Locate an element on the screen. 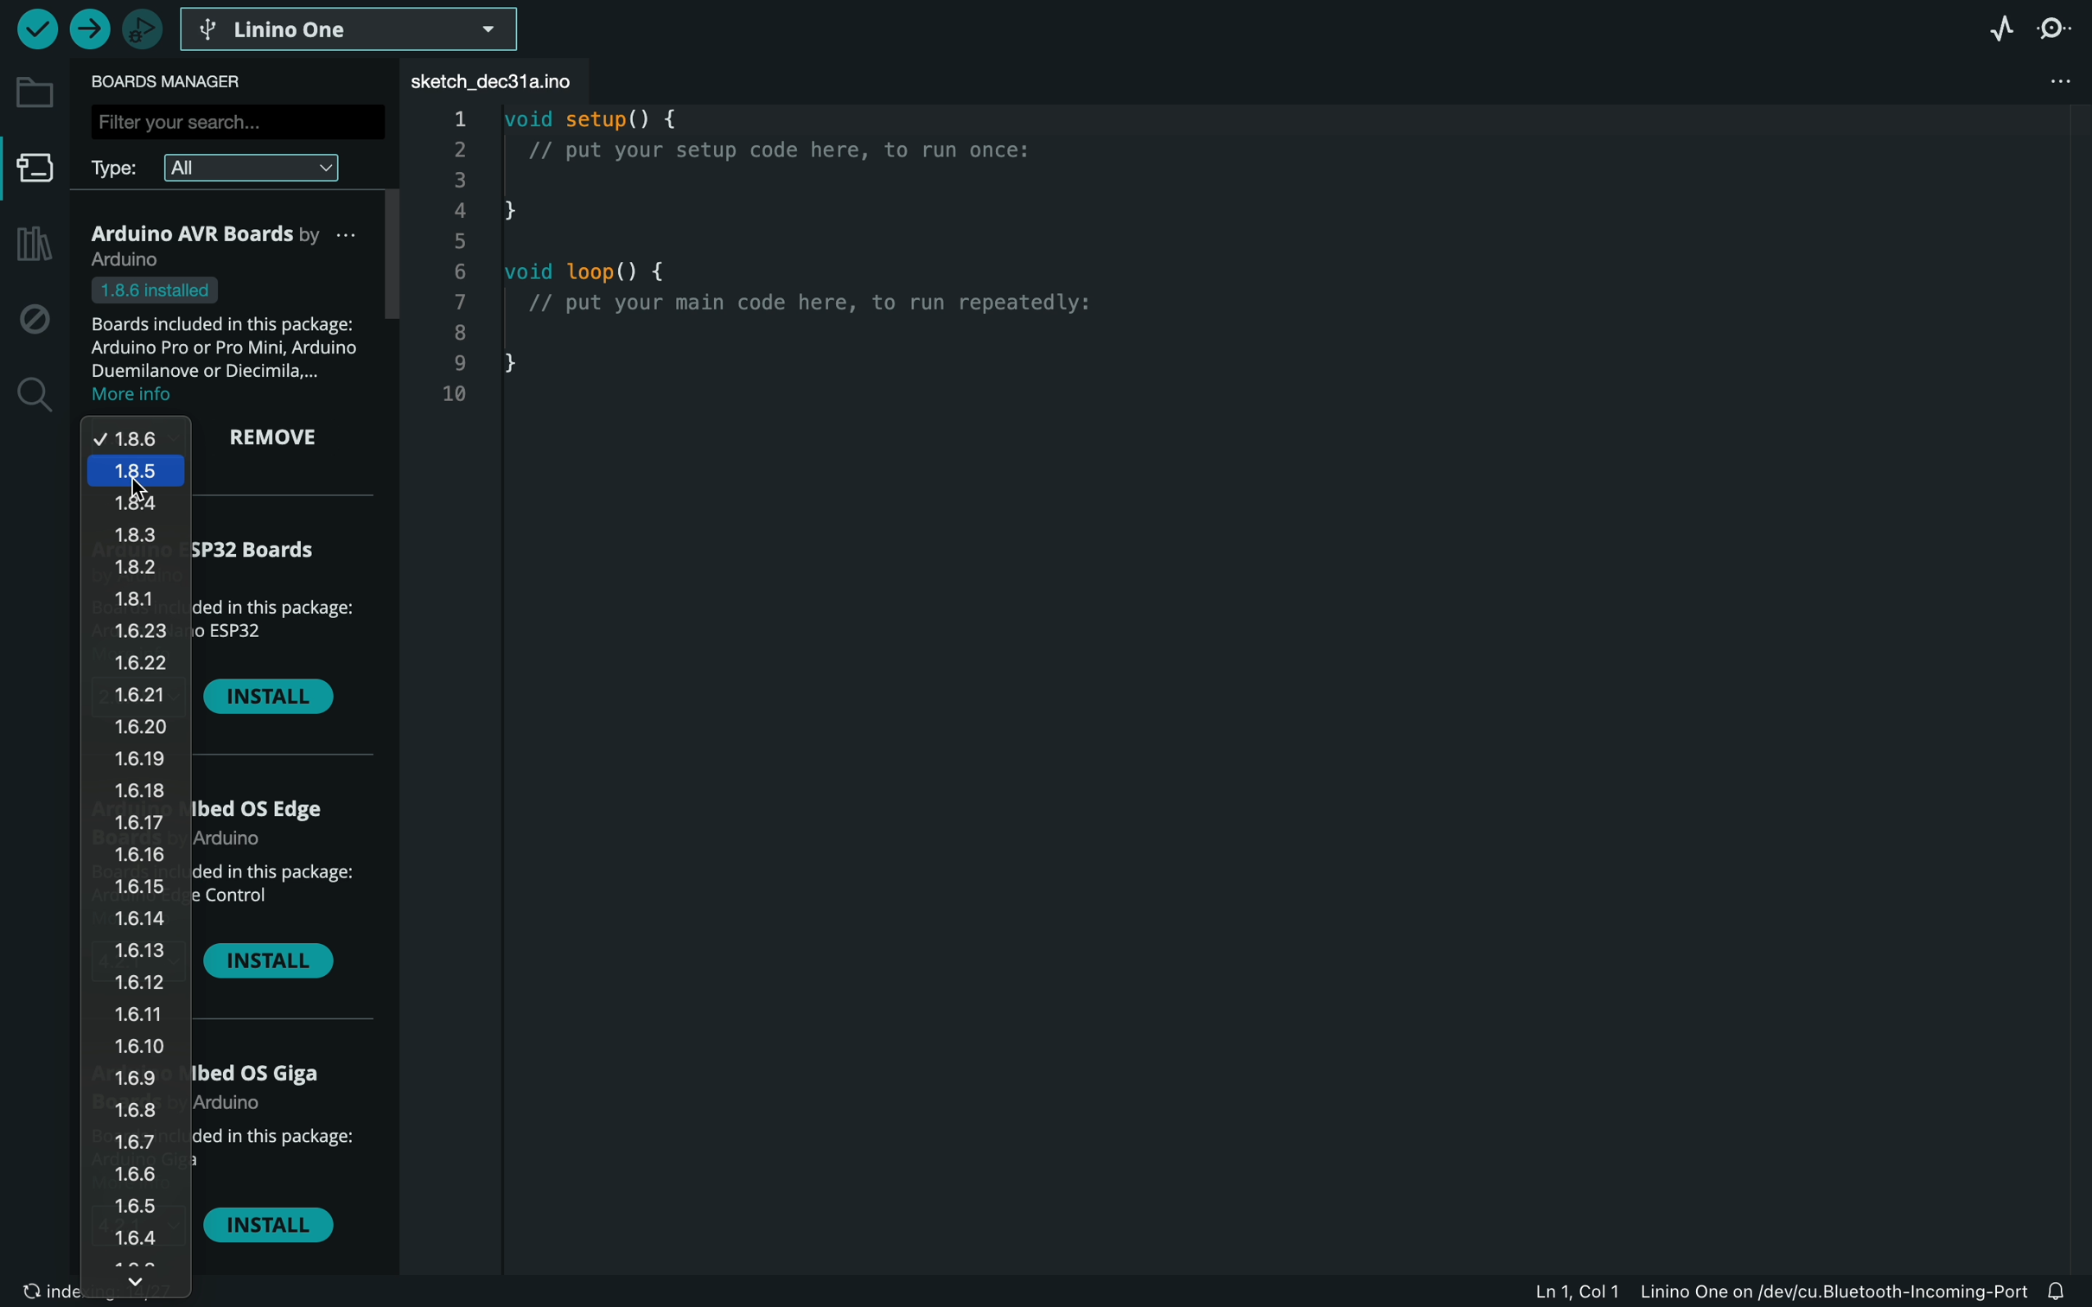  board manager is located at coordinates (177, 81).